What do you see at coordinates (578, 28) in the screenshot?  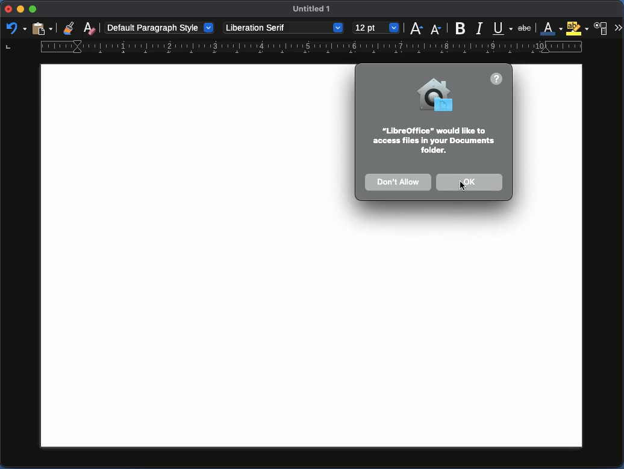 I see `Highlighting` at bounding box center [578, 28].